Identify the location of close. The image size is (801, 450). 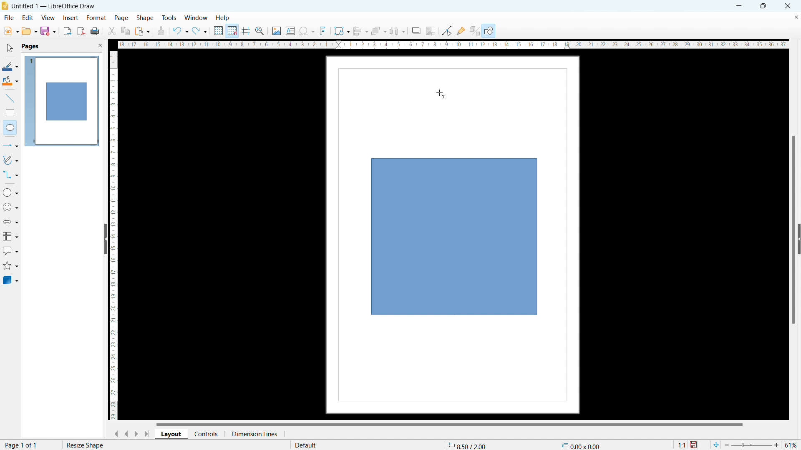
(788, 5).